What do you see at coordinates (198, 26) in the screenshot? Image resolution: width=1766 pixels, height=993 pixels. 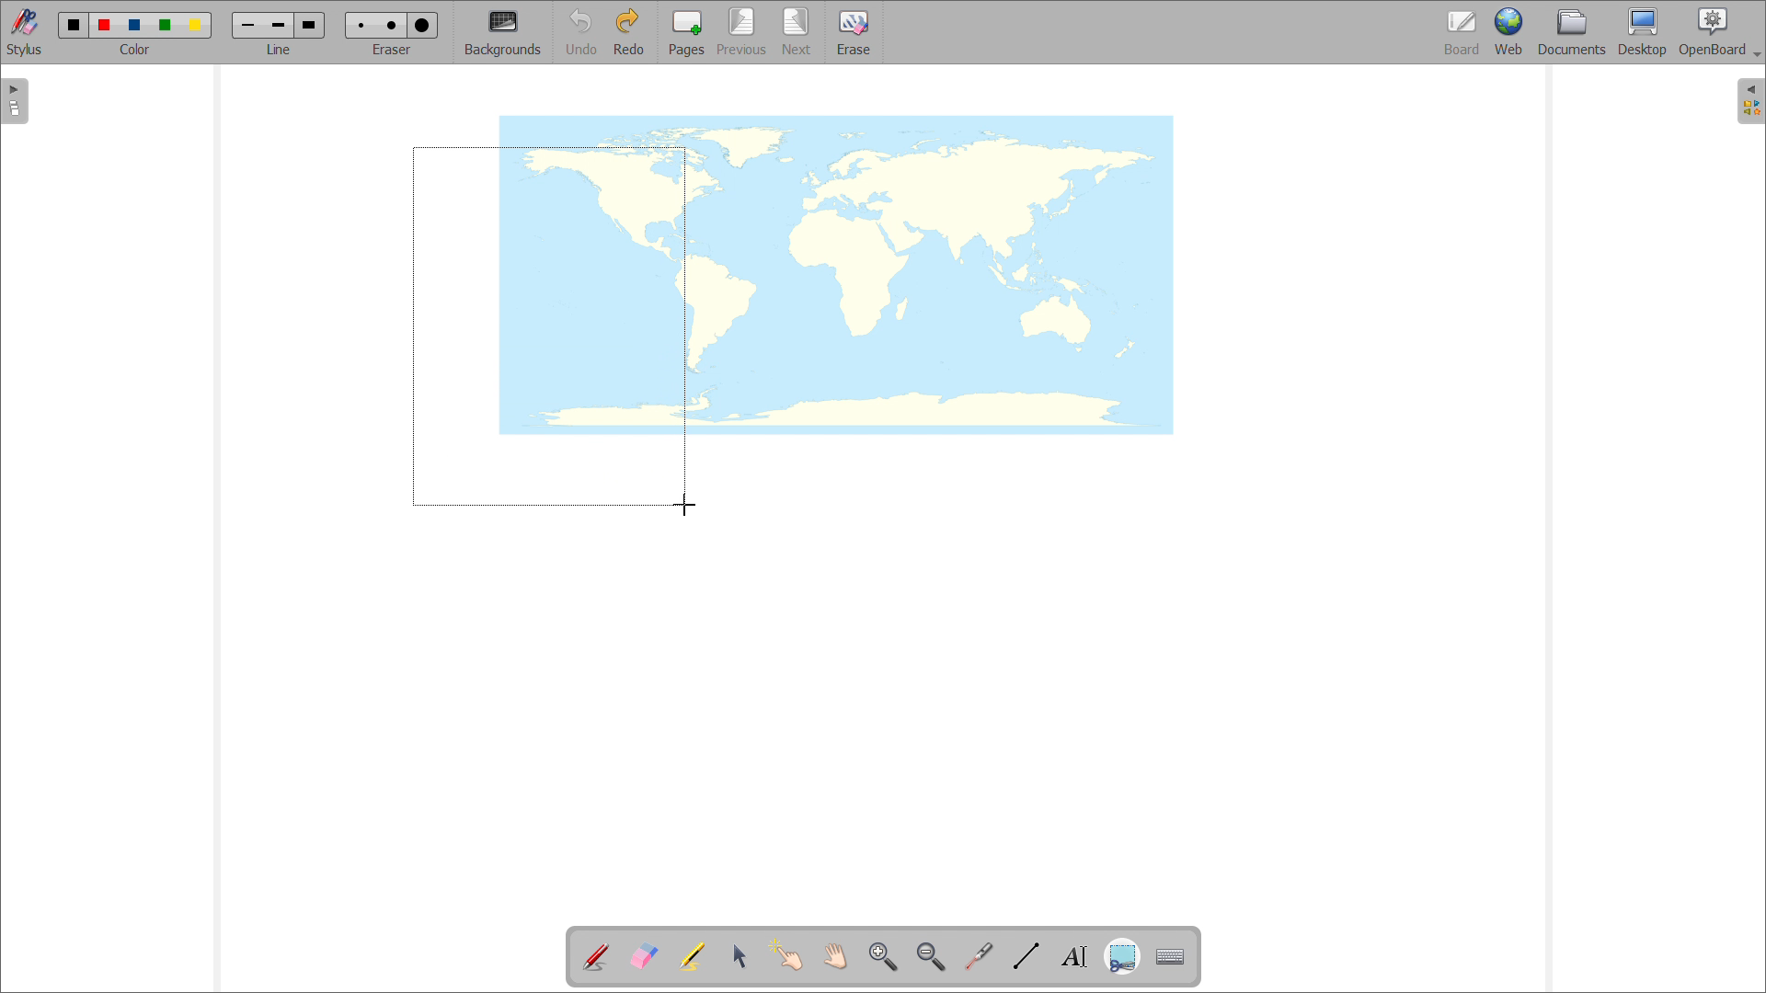 I see `yellow` at bounding box center [198, 26].